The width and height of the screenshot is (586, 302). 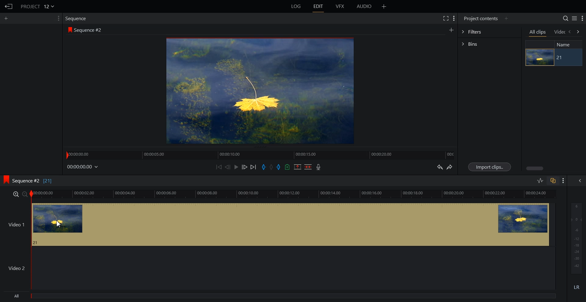 What do you see at coordinates (540, 57) in the screenshot?
I see `image` at bounding box center [540, 57].